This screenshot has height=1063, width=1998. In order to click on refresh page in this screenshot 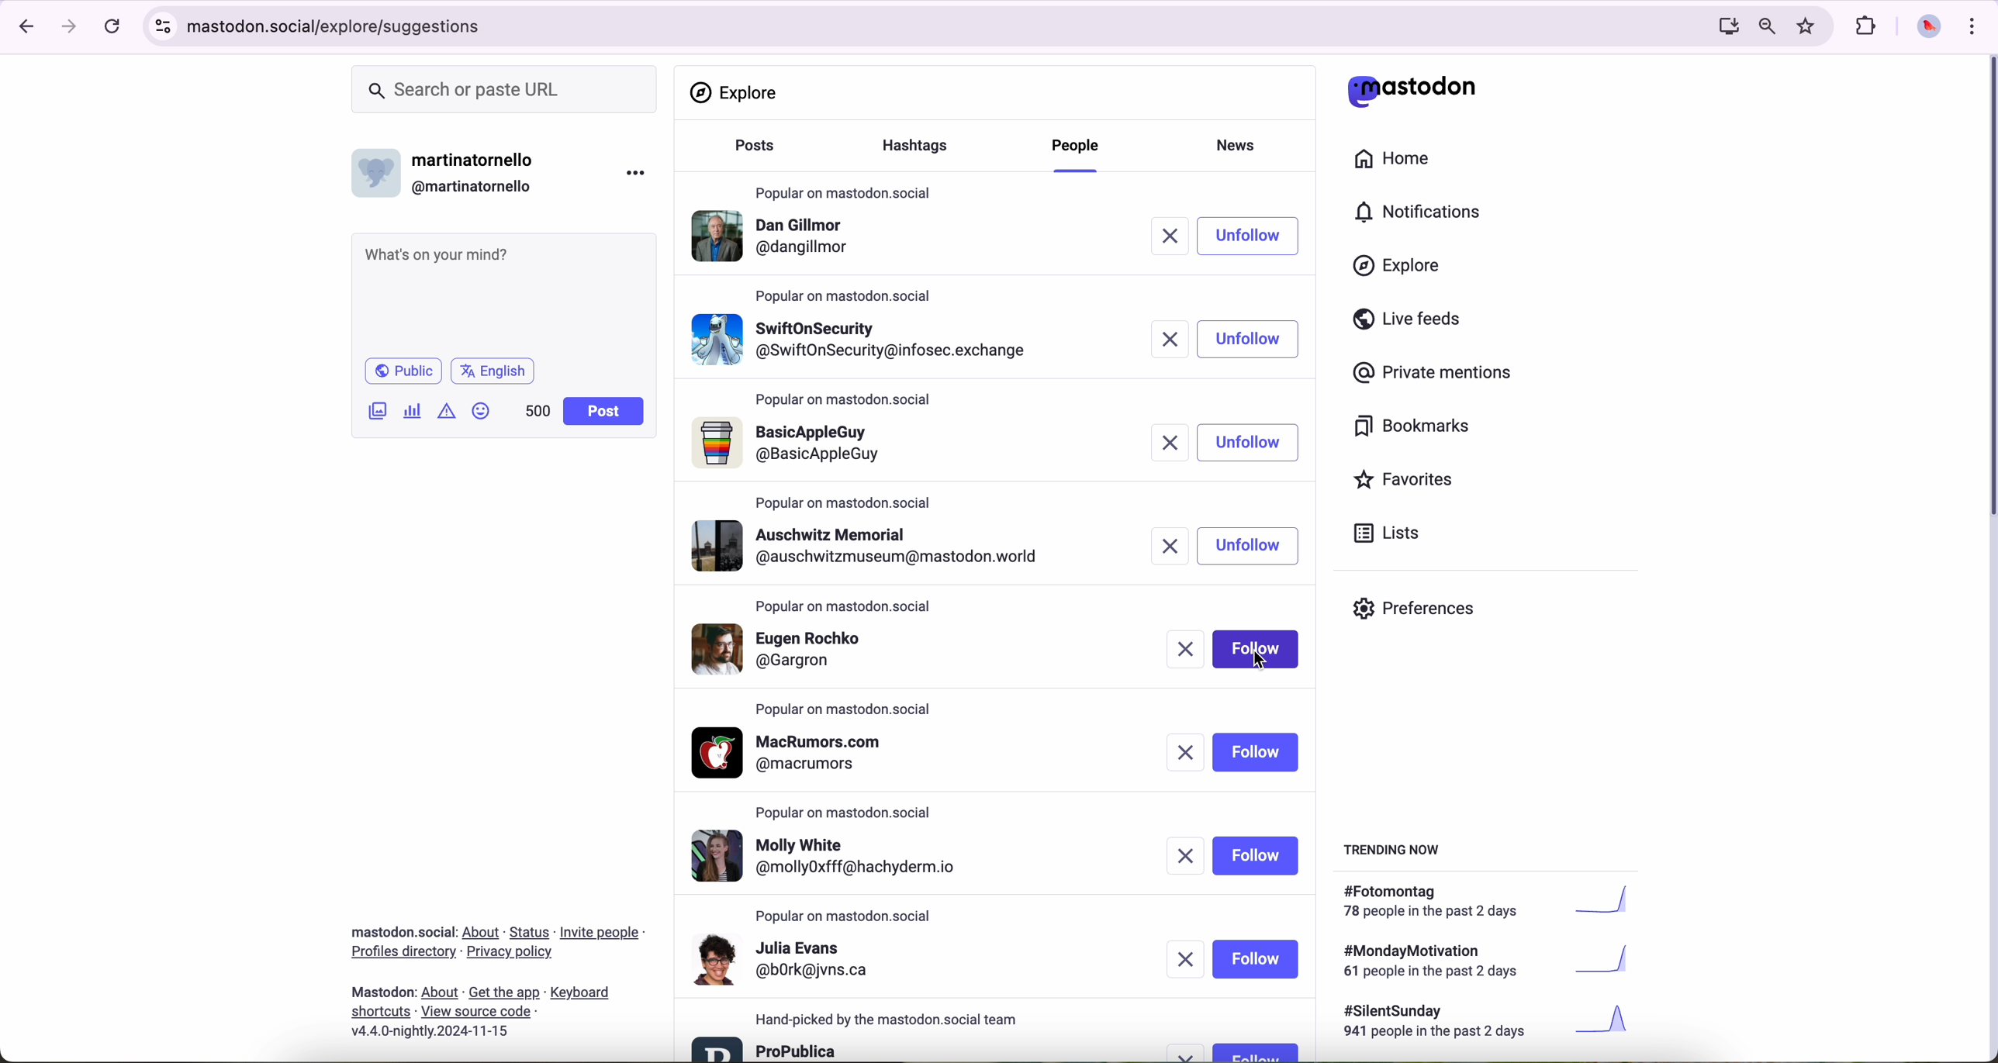, I will do `click(113, 27)`.